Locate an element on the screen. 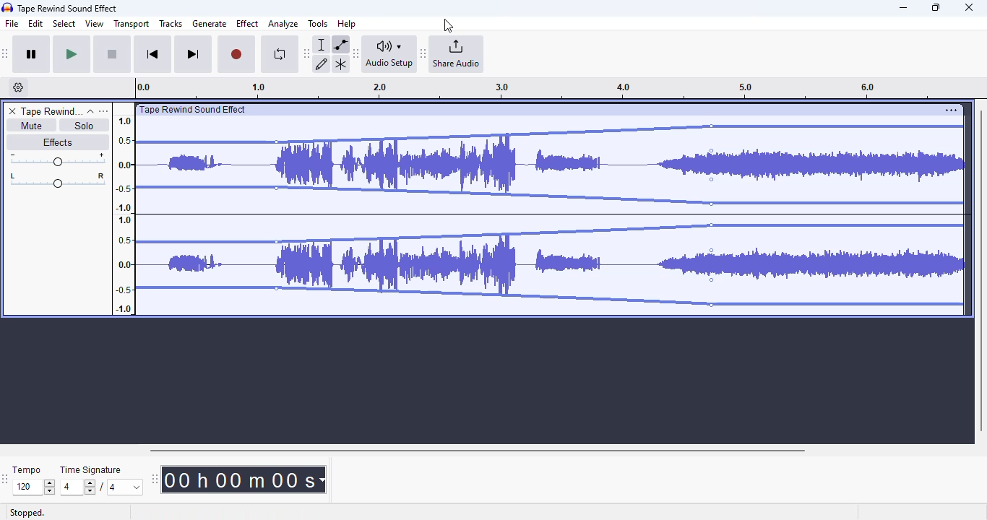 Image resolution: width=987 pixels, height=520 pixels. Current track time is located at coordinates (238, 480).